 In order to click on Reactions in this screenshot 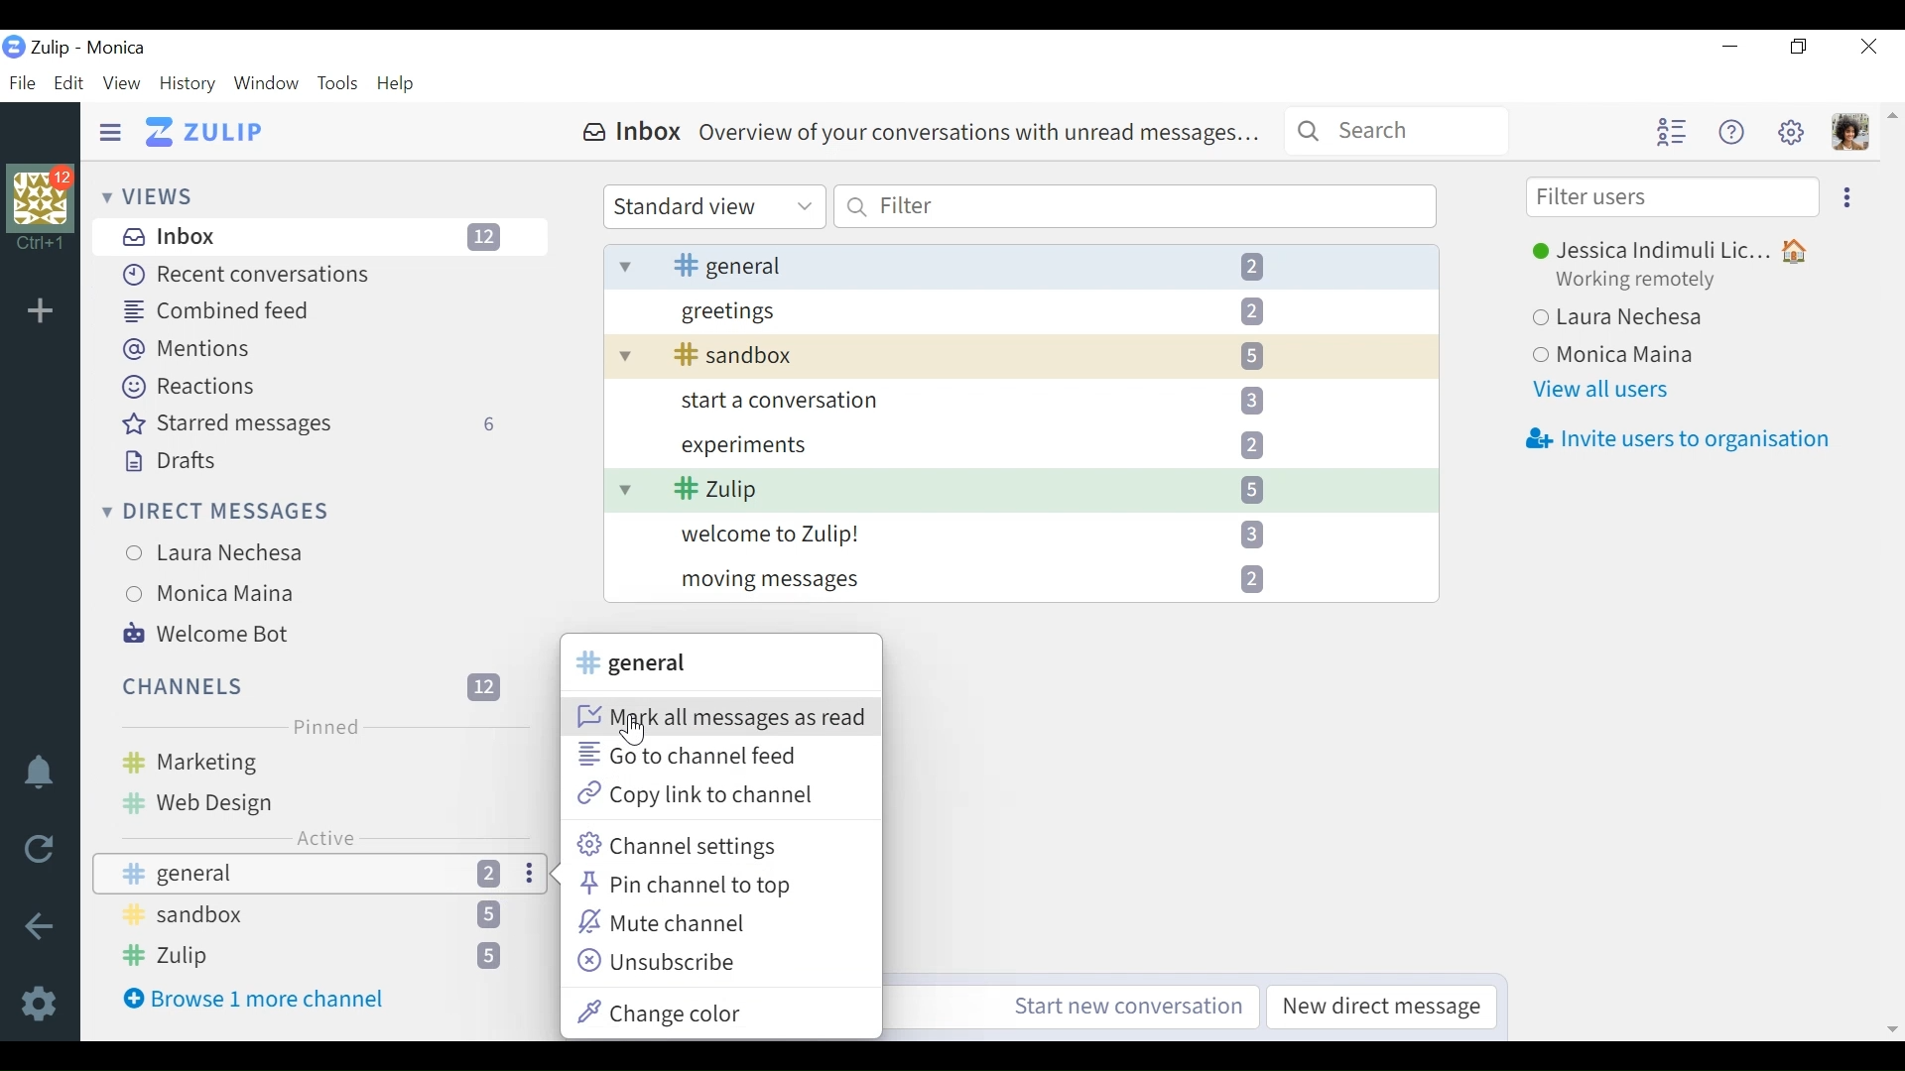, I will do `click(192, 387)`.